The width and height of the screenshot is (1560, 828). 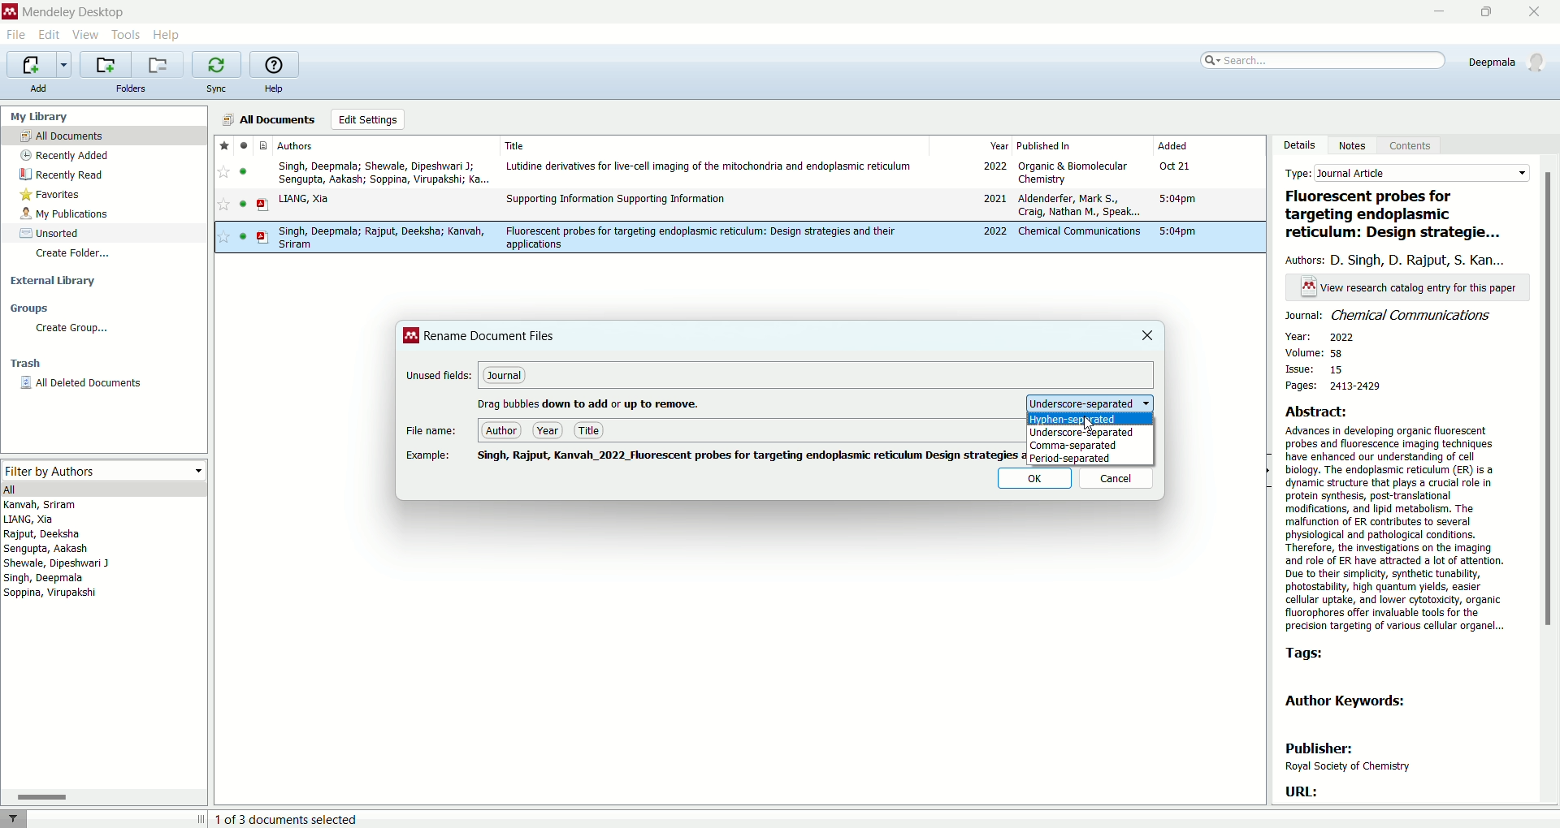 I want to click on all documents, so click(x=270, y=118).